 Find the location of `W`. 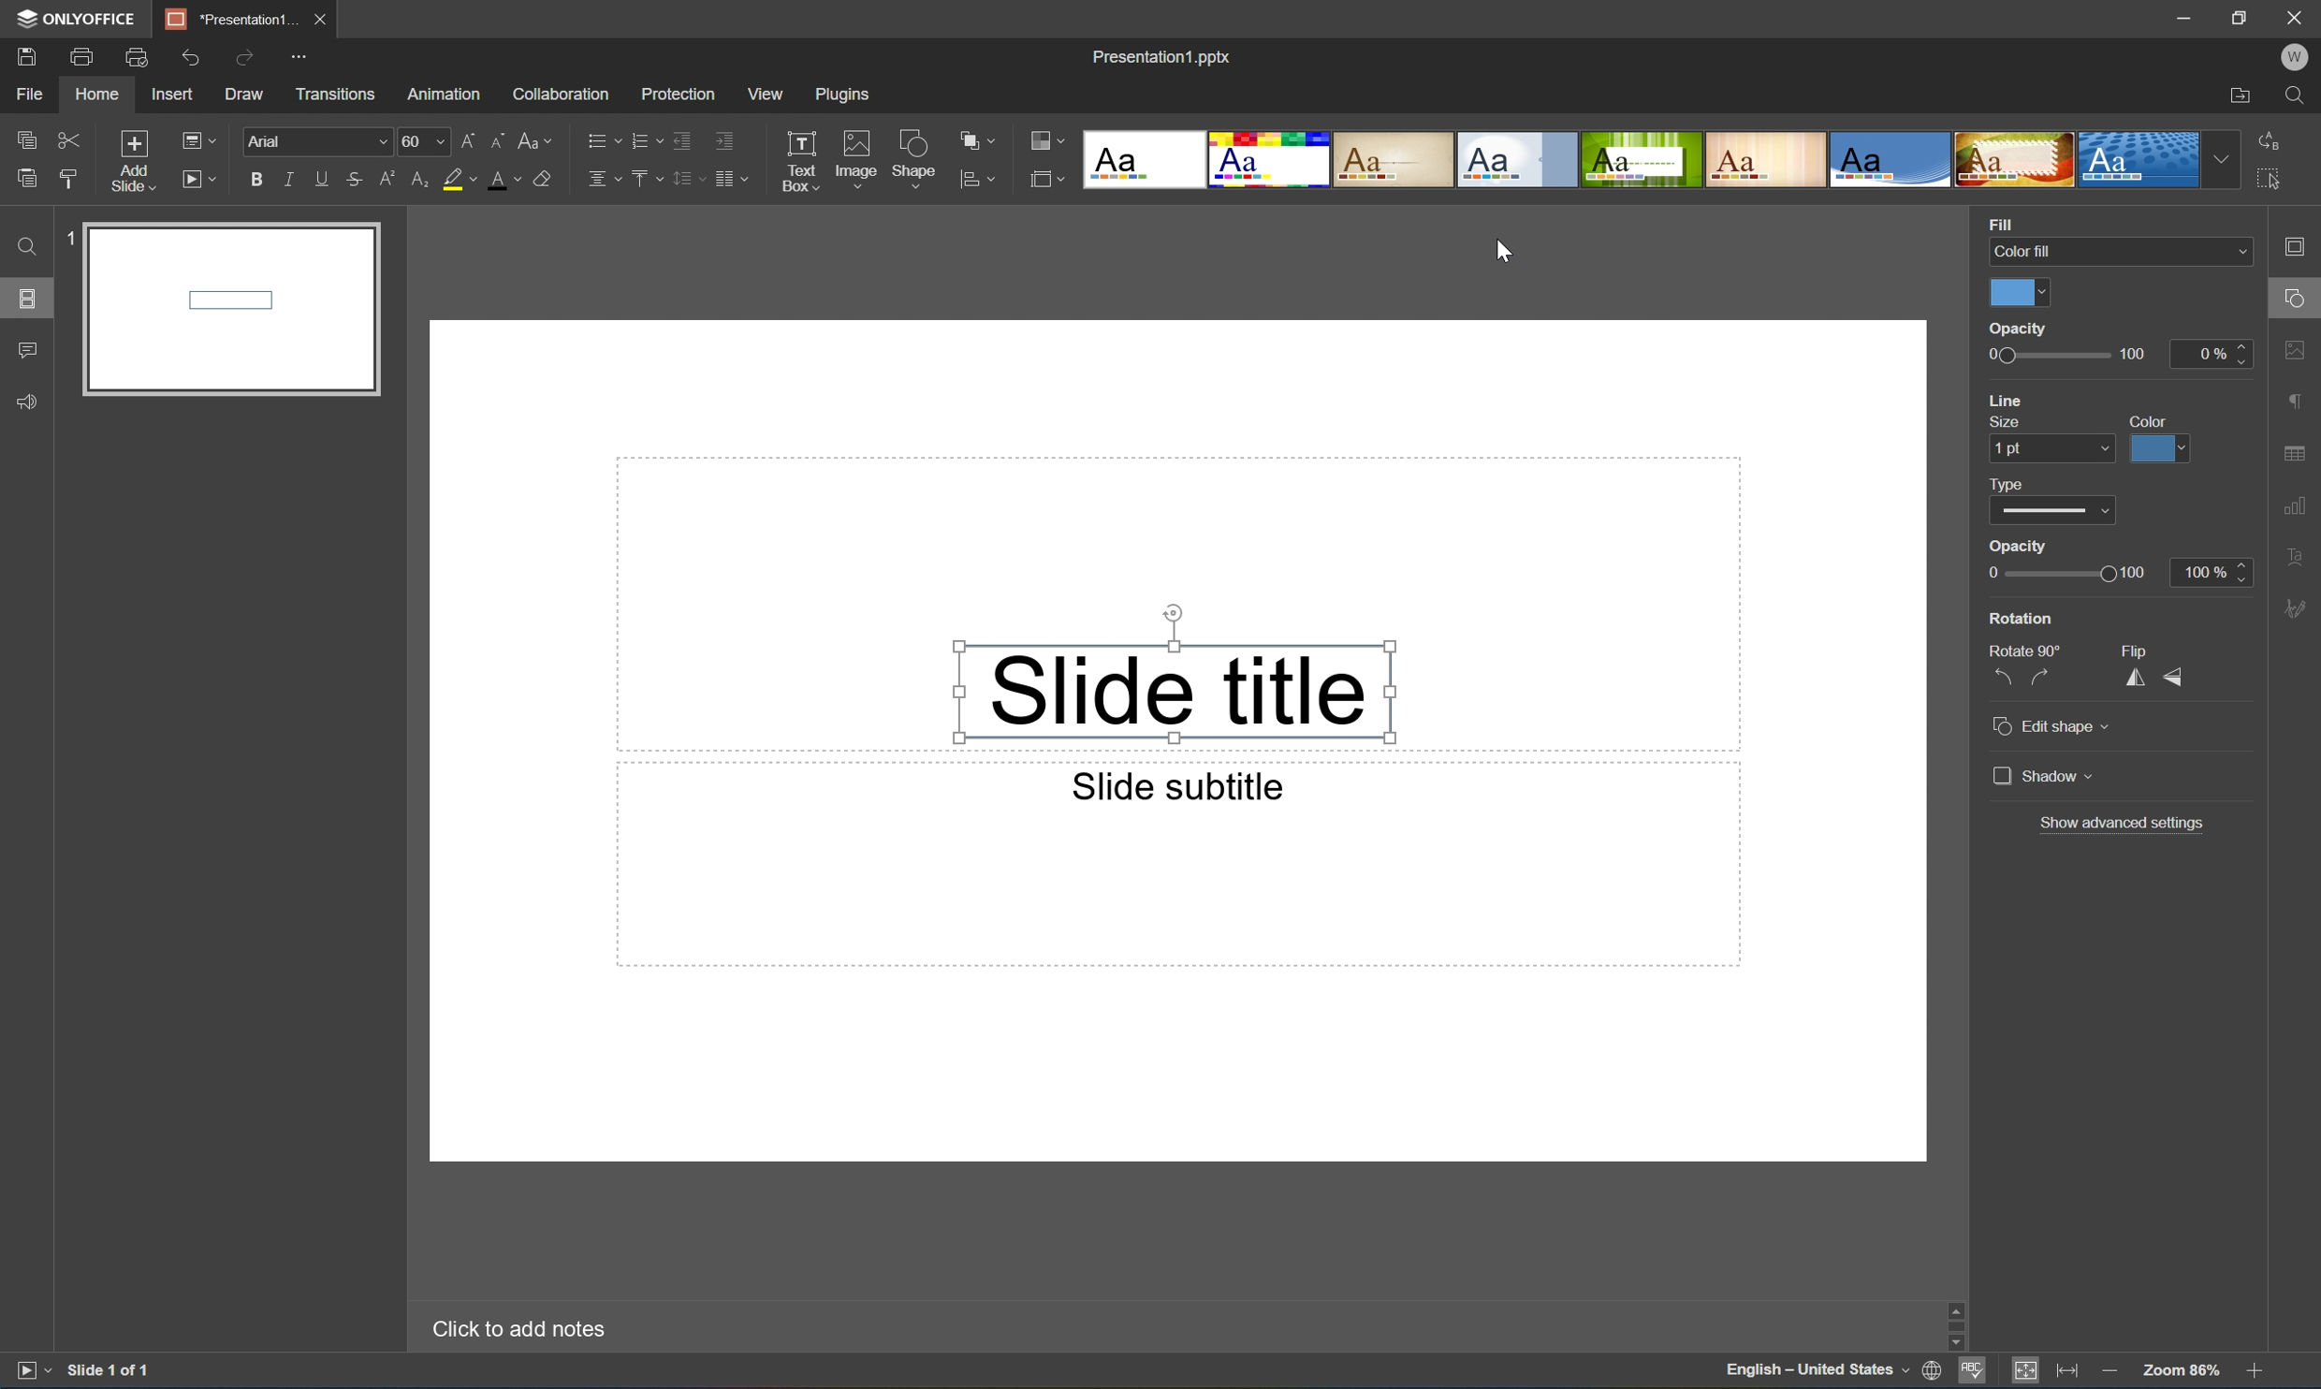

W is located at coordinates (2295, 53).